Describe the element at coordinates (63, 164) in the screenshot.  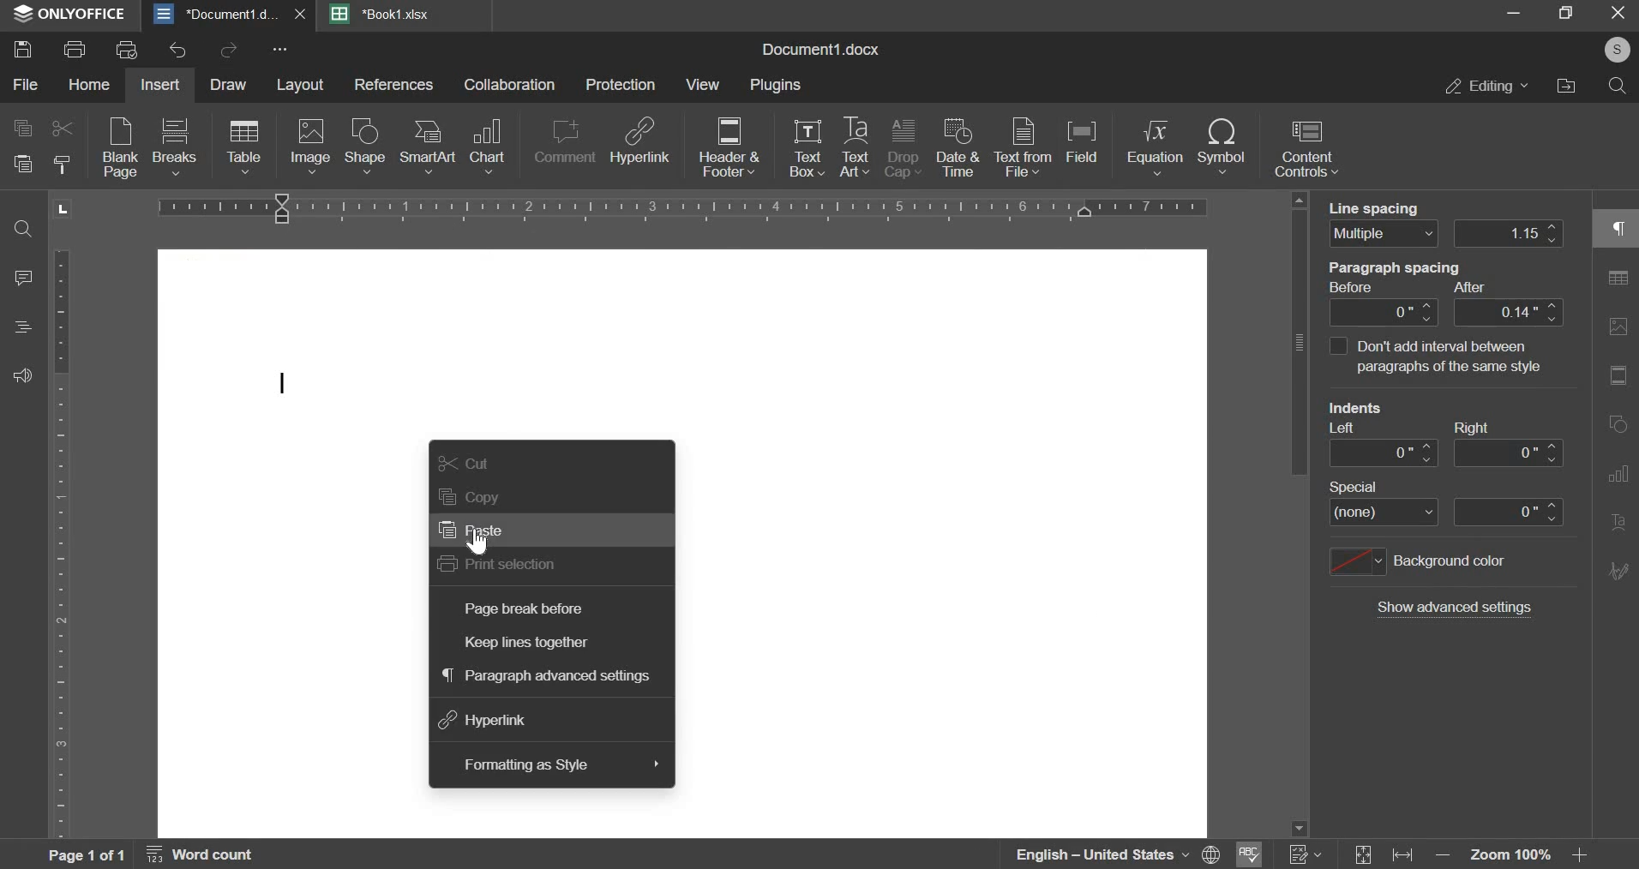
I see `copy style` at that location.